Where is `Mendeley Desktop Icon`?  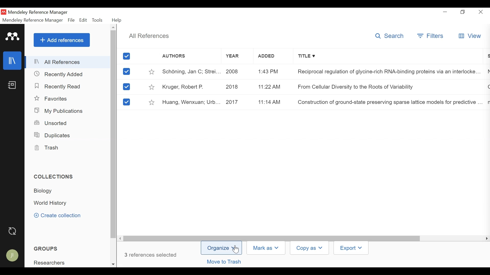 Mendeley Desktop Icon is located at coordinates (4, 12).